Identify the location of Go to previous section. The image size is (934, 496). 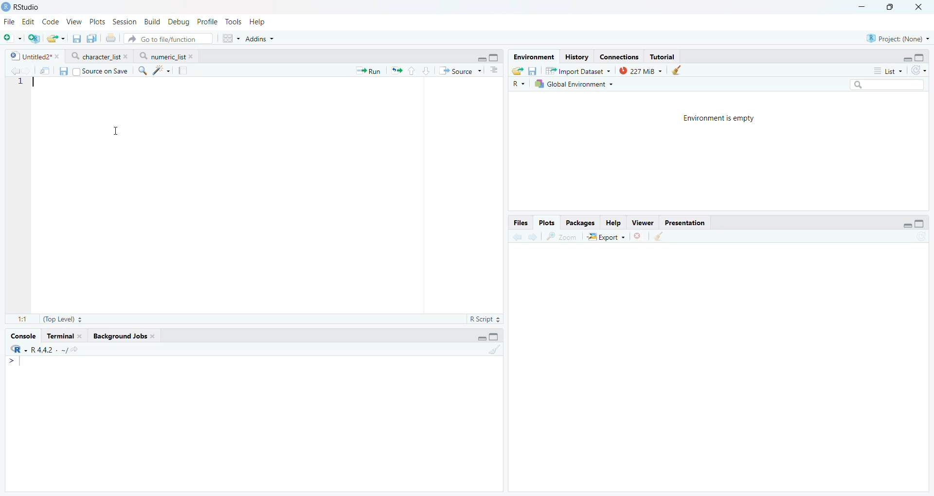
(412, 71).